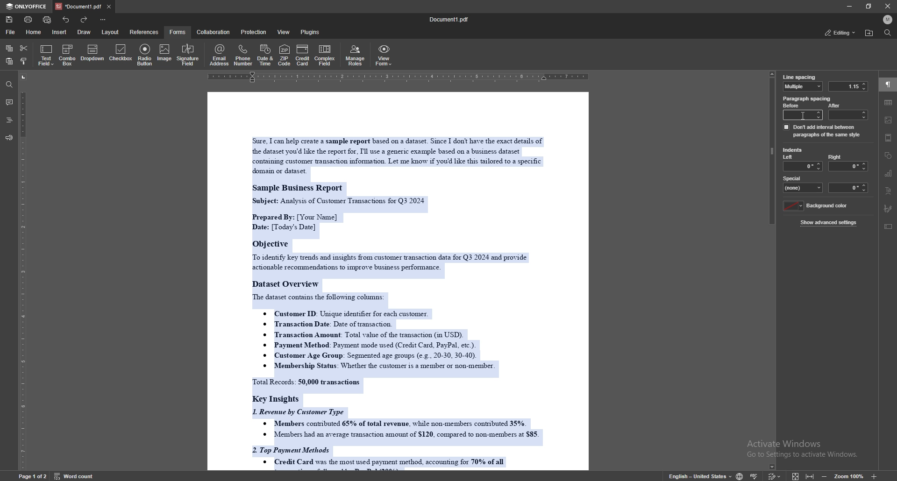 This screenshot has width=897, height=481. I want to click on paragraph, so click(888, 85).